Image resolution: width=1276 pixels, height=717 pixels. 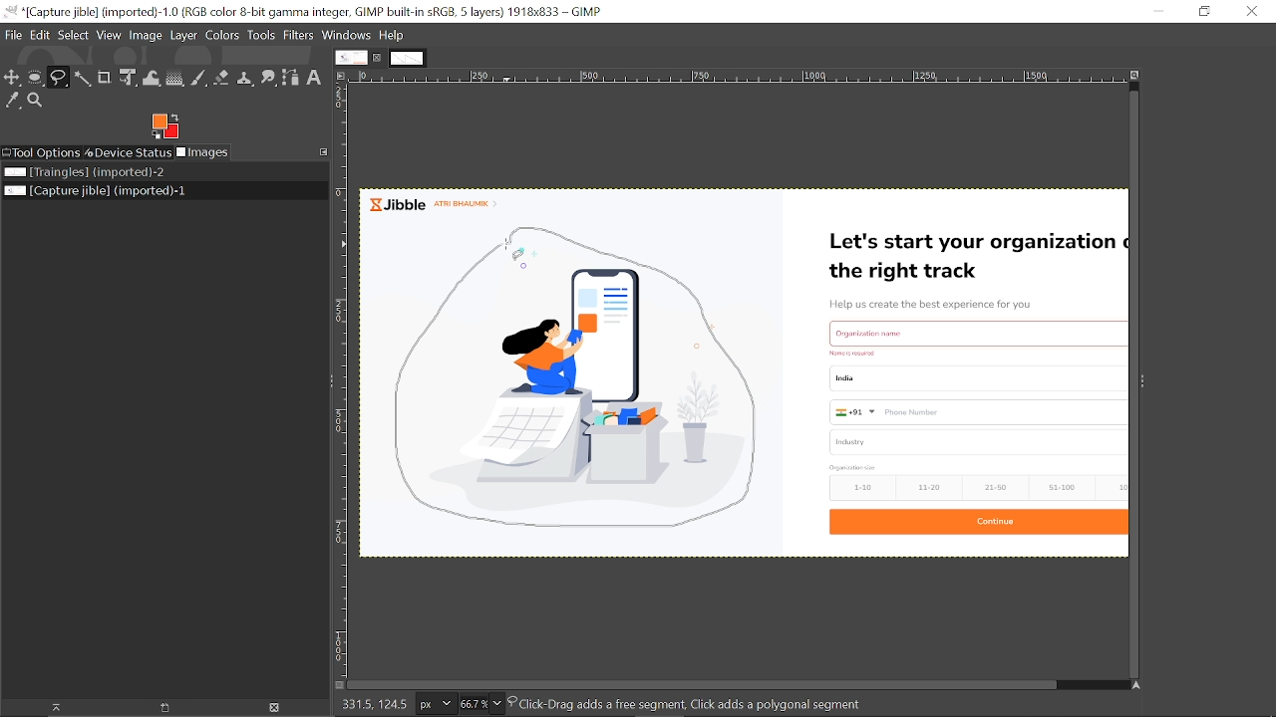 What do you see at coordinates (1203, 11) in the screenshot?
I see `Restore down` at bounding box center [1203, 11].